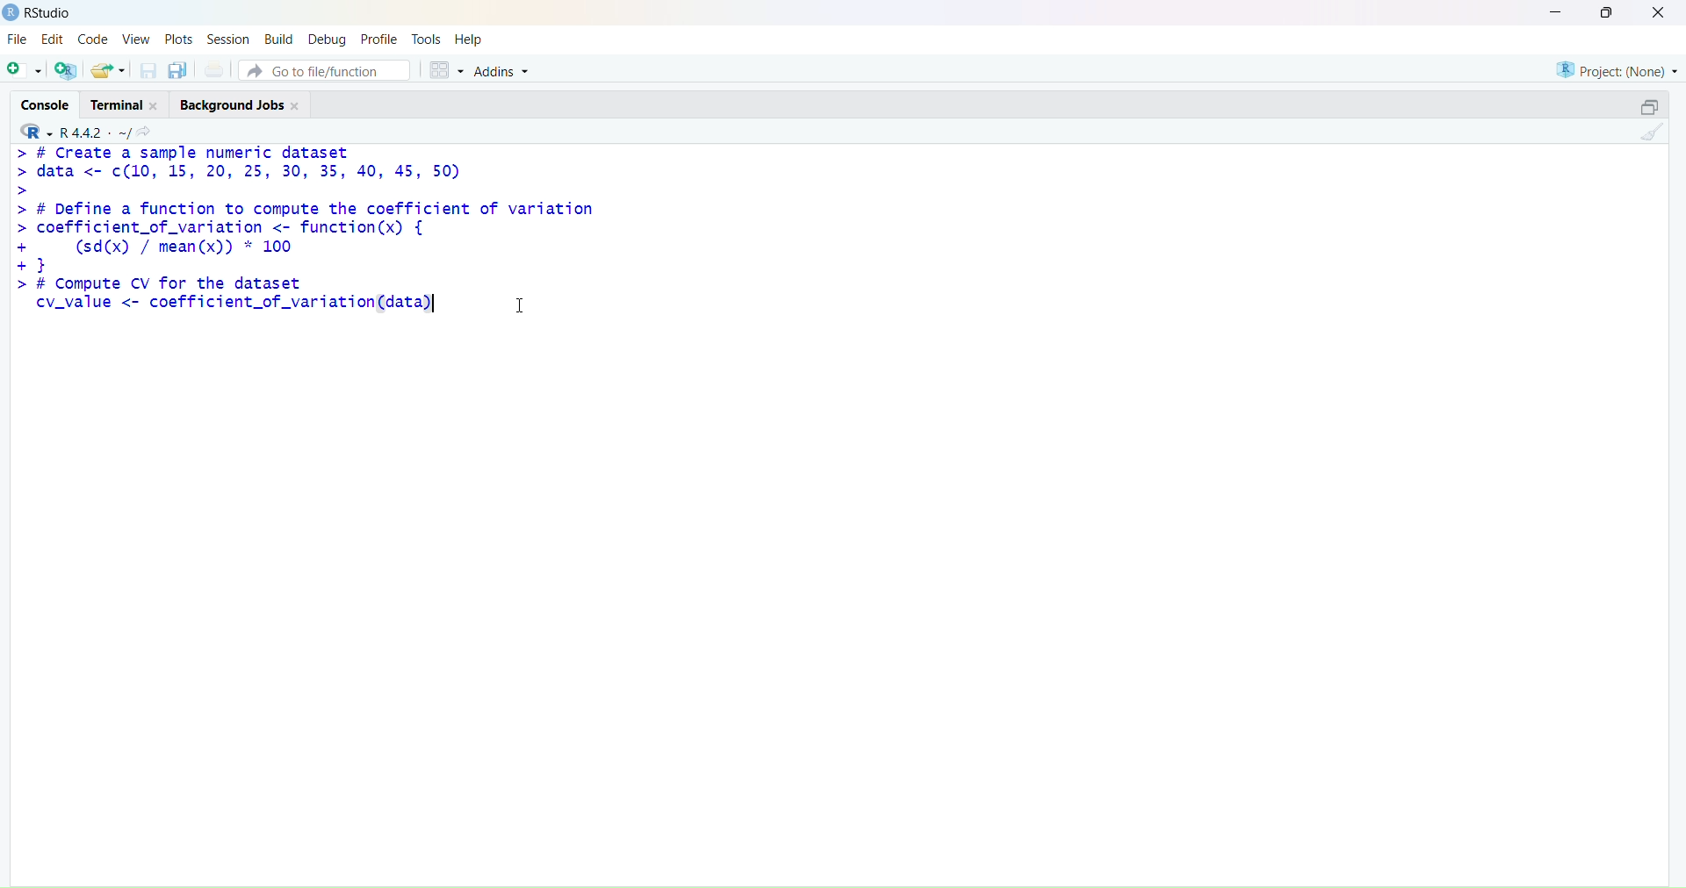  Describe the element at coordinates (1654, 132) in the screenshot. I see `clean` at that location.